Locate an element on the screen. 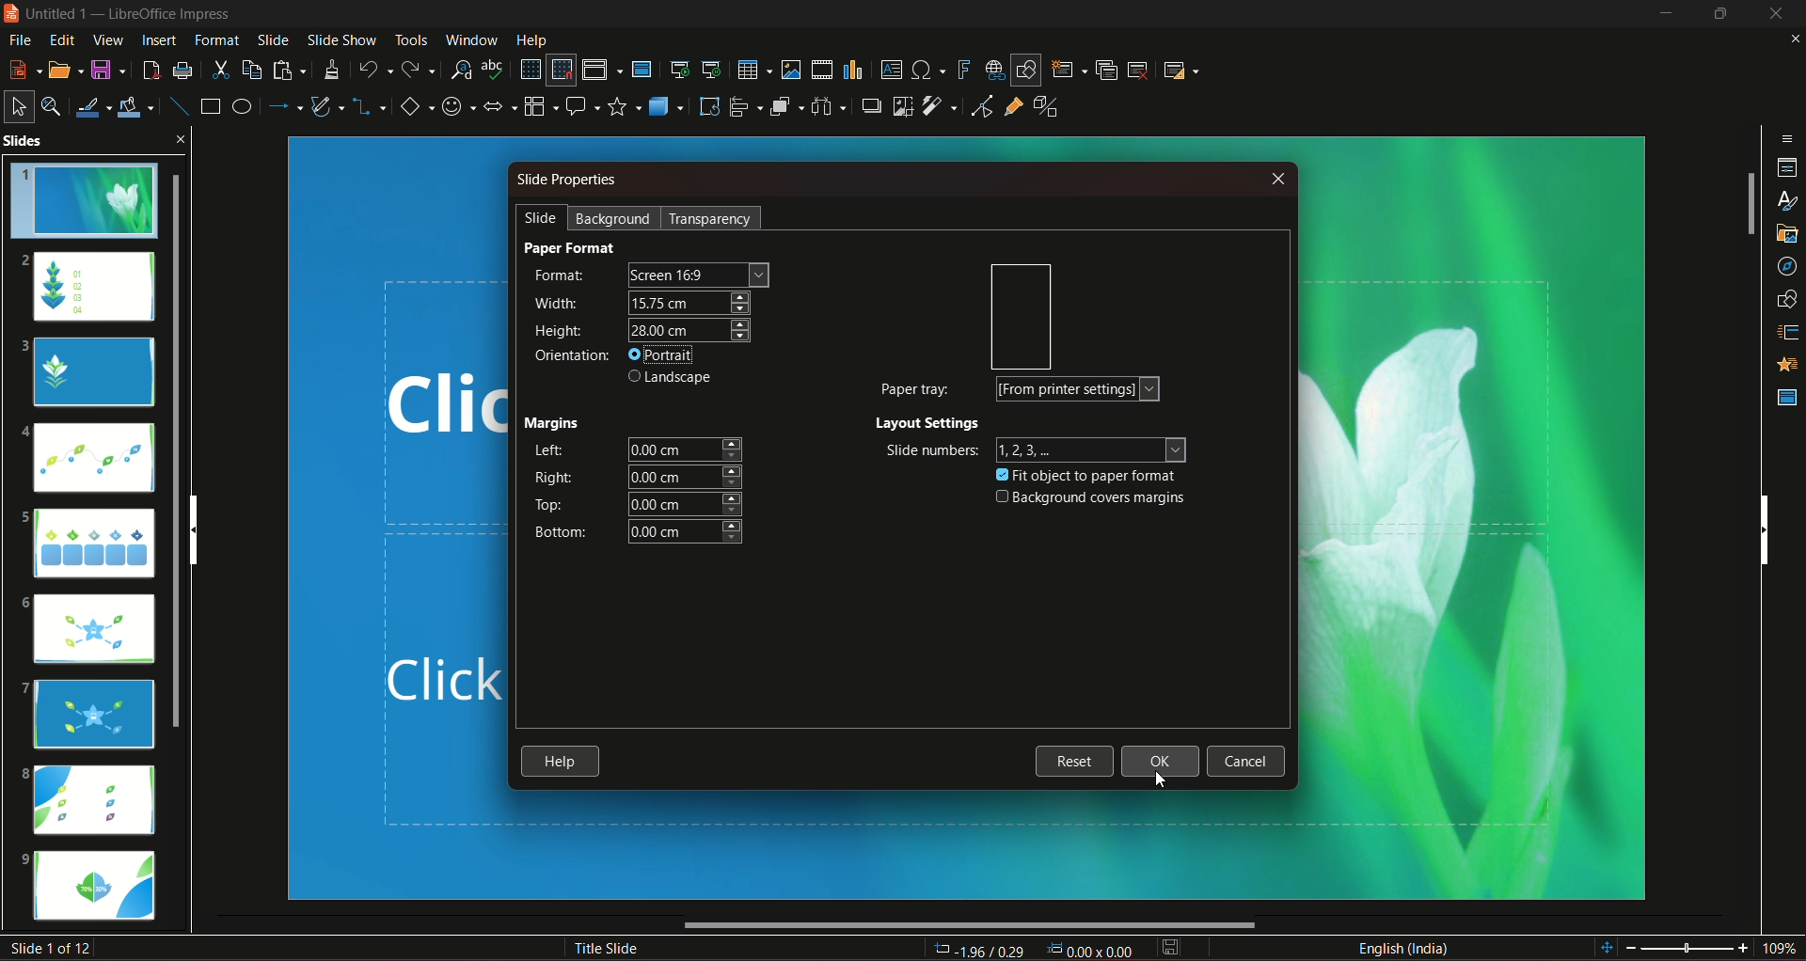  rotate is located at coordinates (707, 105).